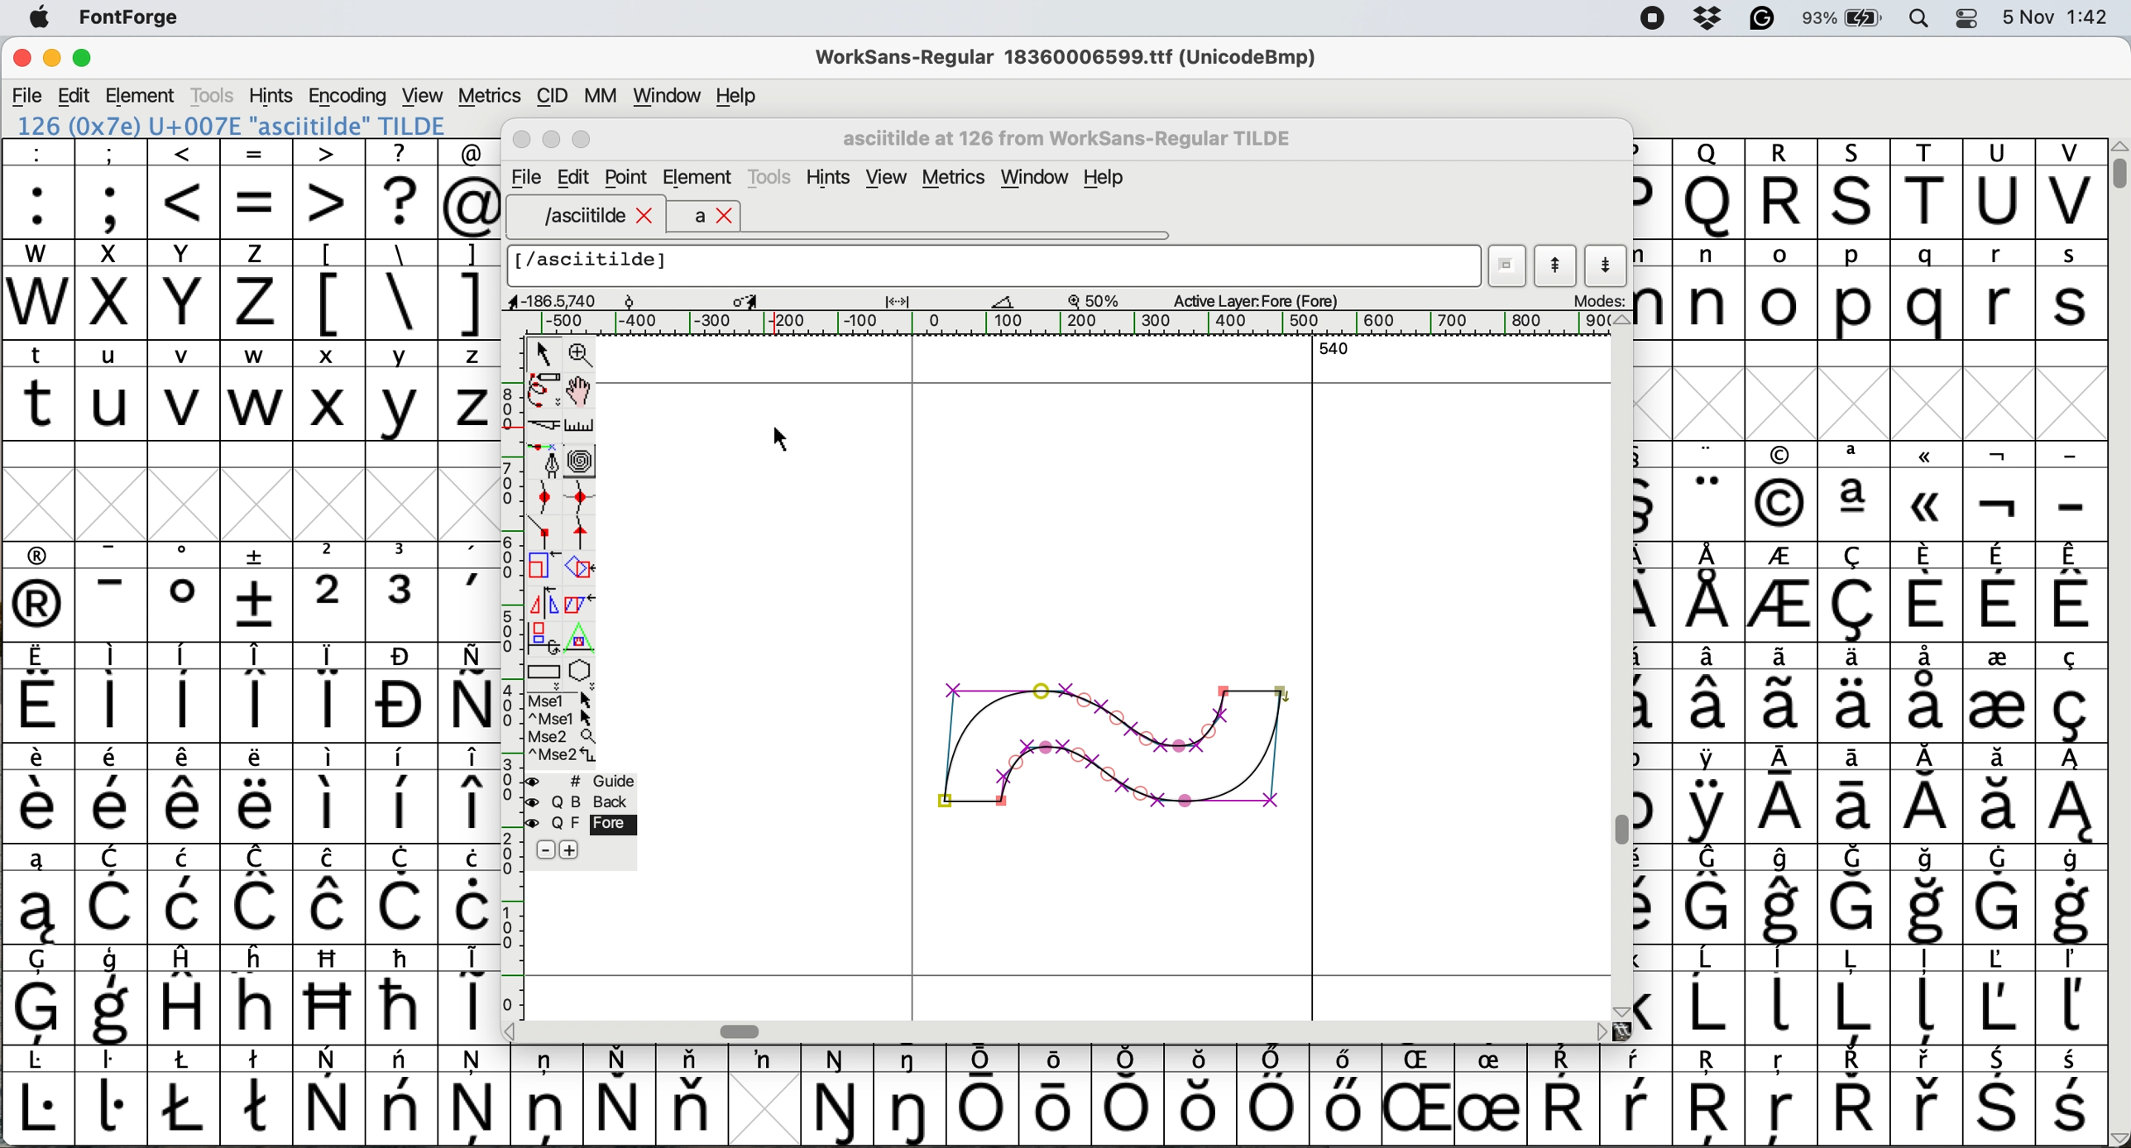 This screenshot has width=2131, height=1148. What do you see at coordinates (1997, 290) in the screenshot?
I see `r` at bounding box center [1997, 290].